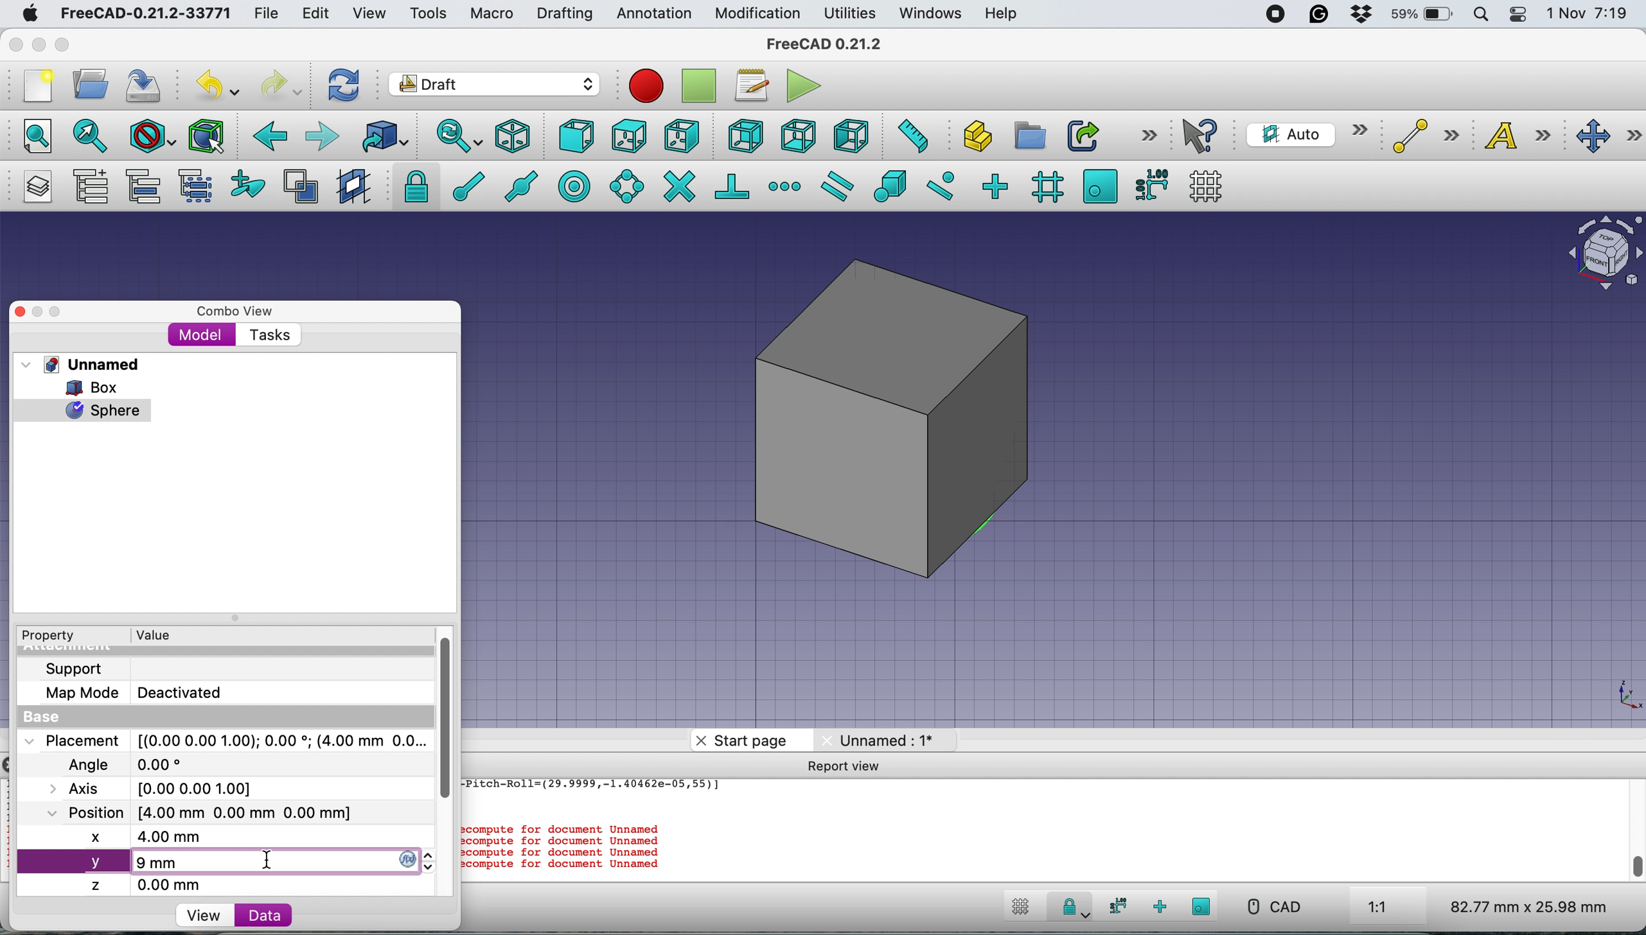 Image resolution: width=1646 pixels, height=935 pixels. Describe the element at coordinates (224, 740) in the screenshot. I see `placement` at that location.